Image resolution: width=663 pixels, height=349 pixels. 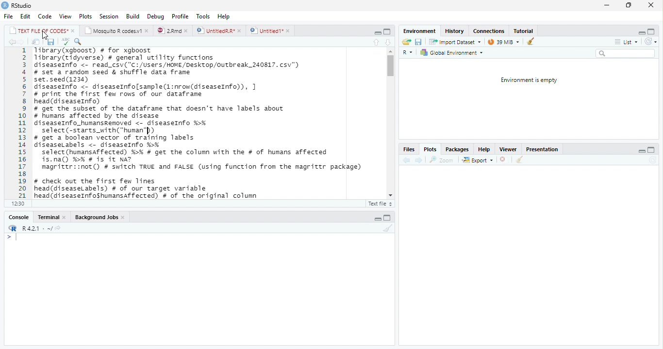 I want to click on Search, so click(x=625, y=53).